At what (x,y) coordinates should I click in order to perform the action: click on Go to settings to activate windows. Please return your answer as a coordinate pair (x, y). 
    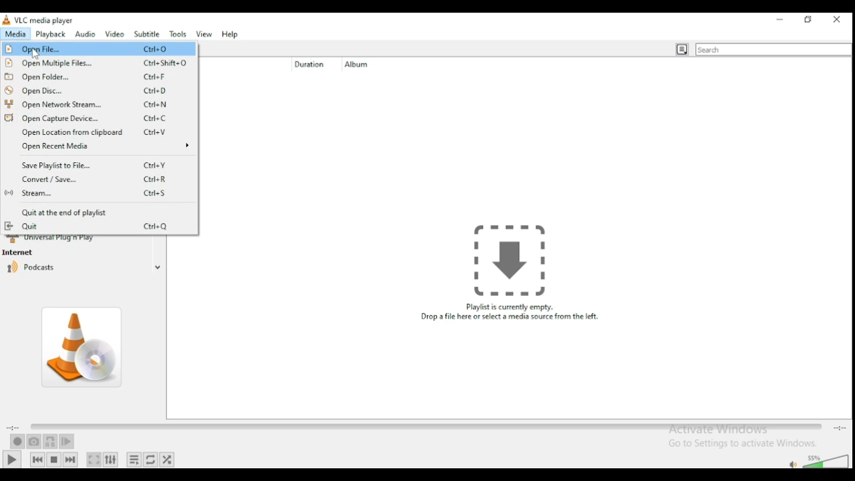
    Looking at the image, I should click on (743, 443).